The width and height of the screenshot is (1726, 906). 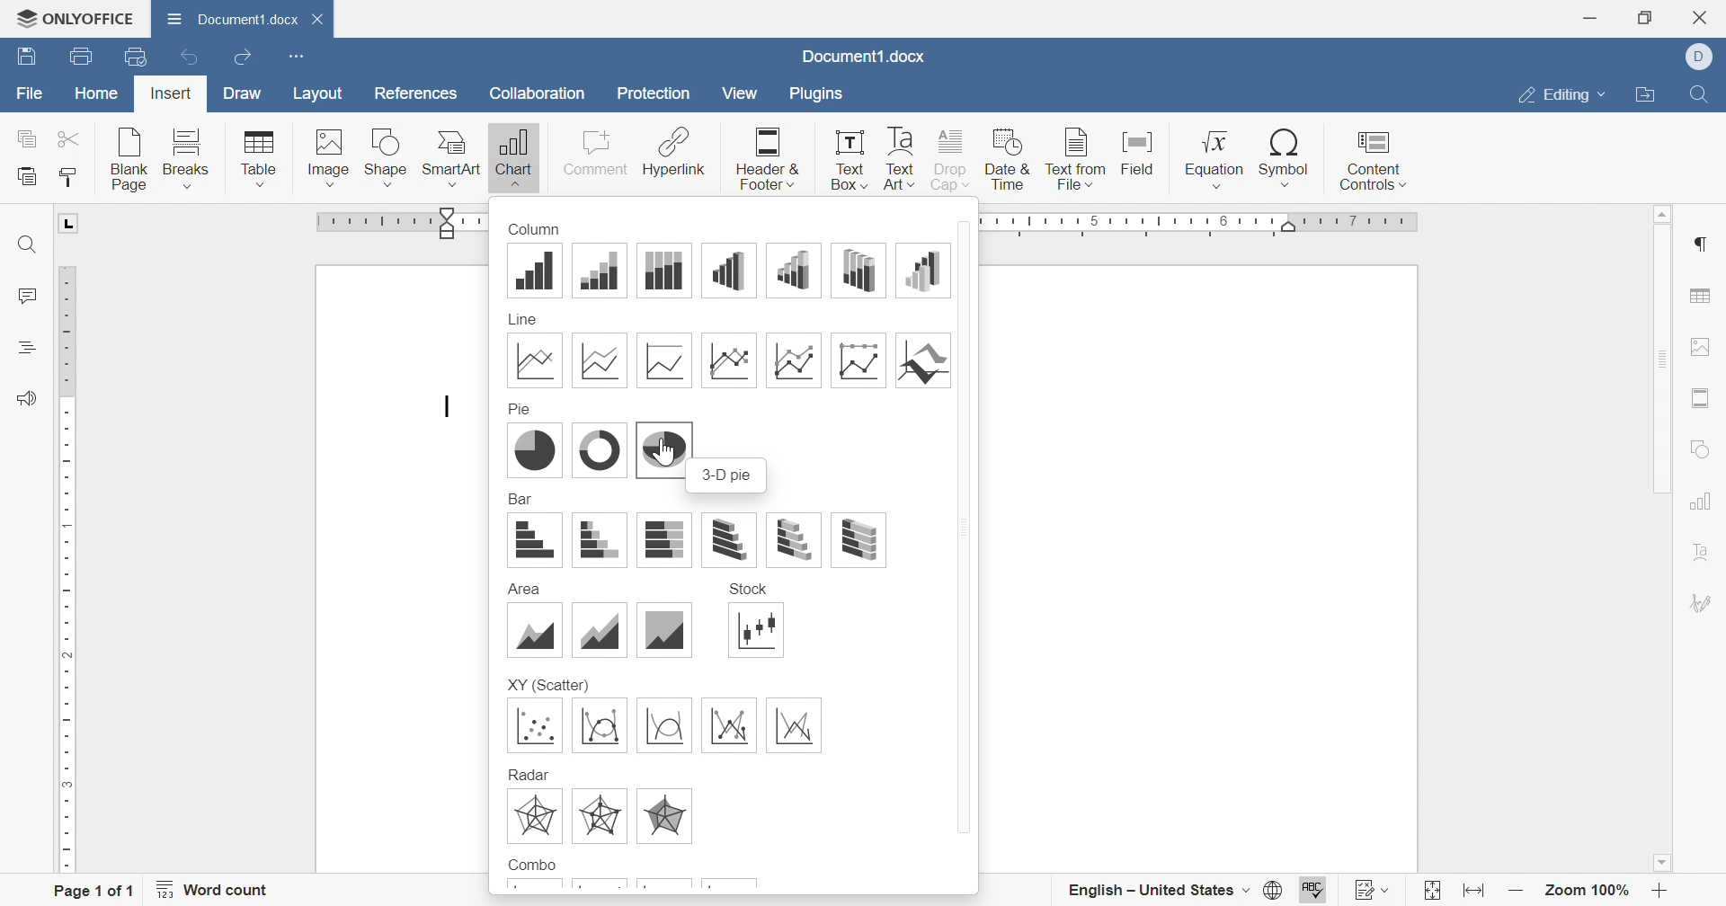 I want to click on Open File location, so click(x=1649, y=95).